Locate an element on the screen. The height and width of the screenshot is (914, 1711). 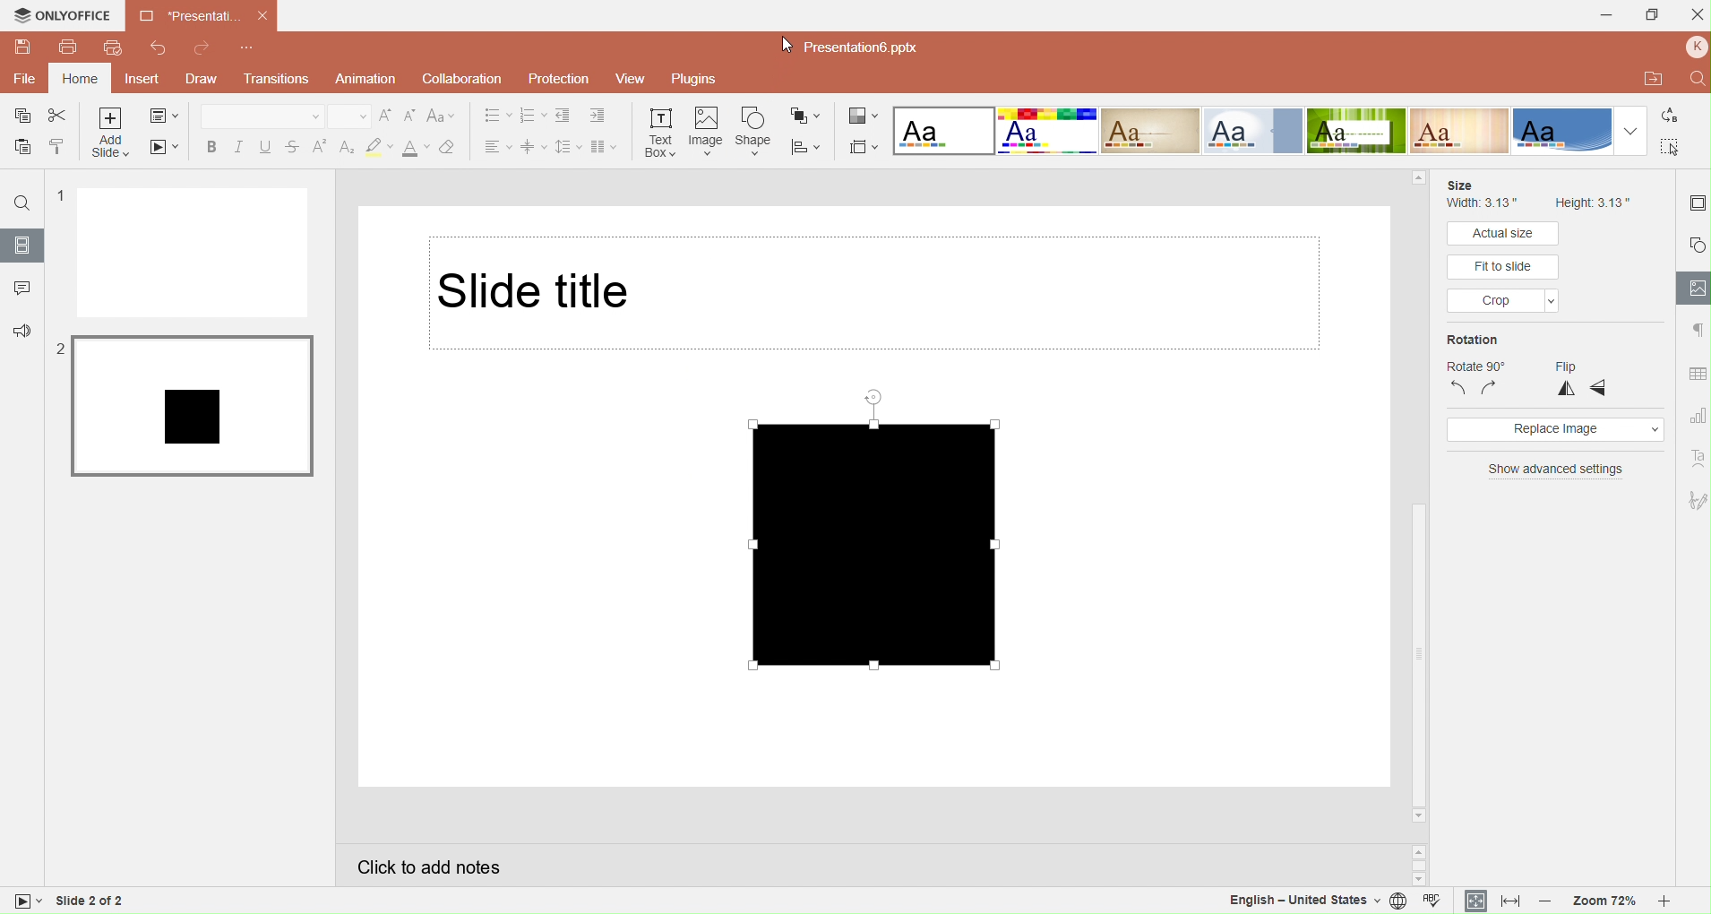
Transitions is located at coordinates (274, 80).